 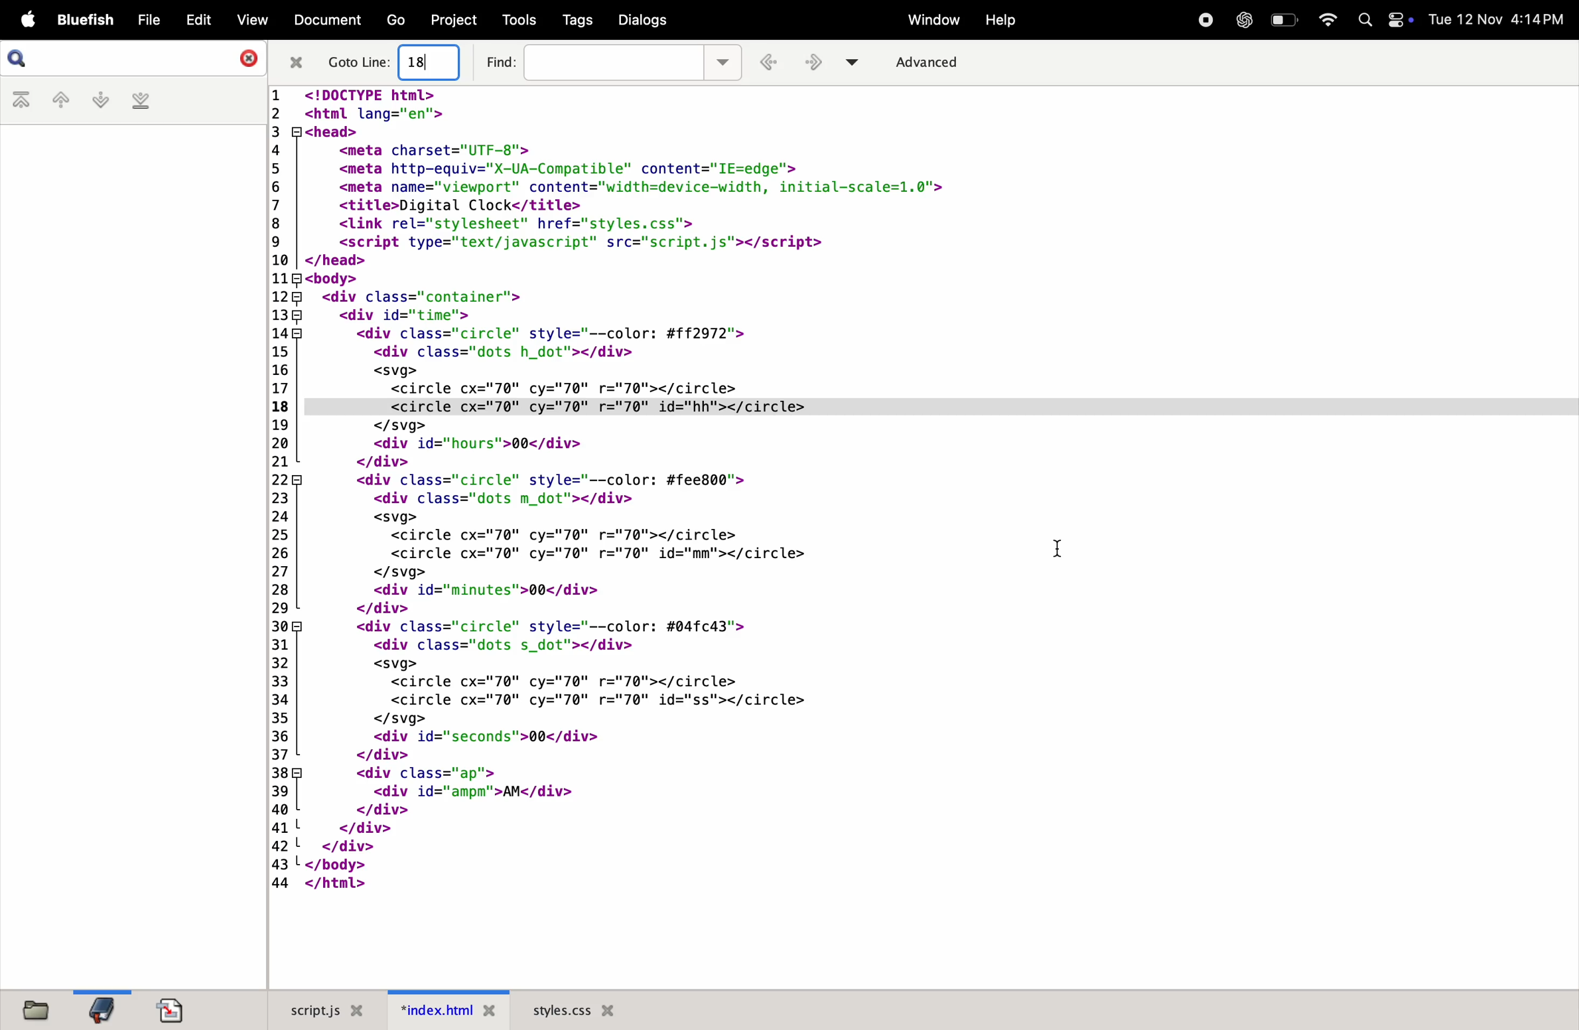 What do you see at coordinates (82, 21) in the screenshot?
I see `bluefish` at bounding box center [82, 21].